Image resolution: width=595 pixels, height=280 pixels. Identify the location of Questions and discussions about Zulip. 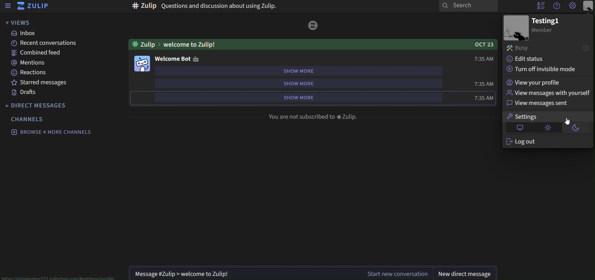
(205, 6).